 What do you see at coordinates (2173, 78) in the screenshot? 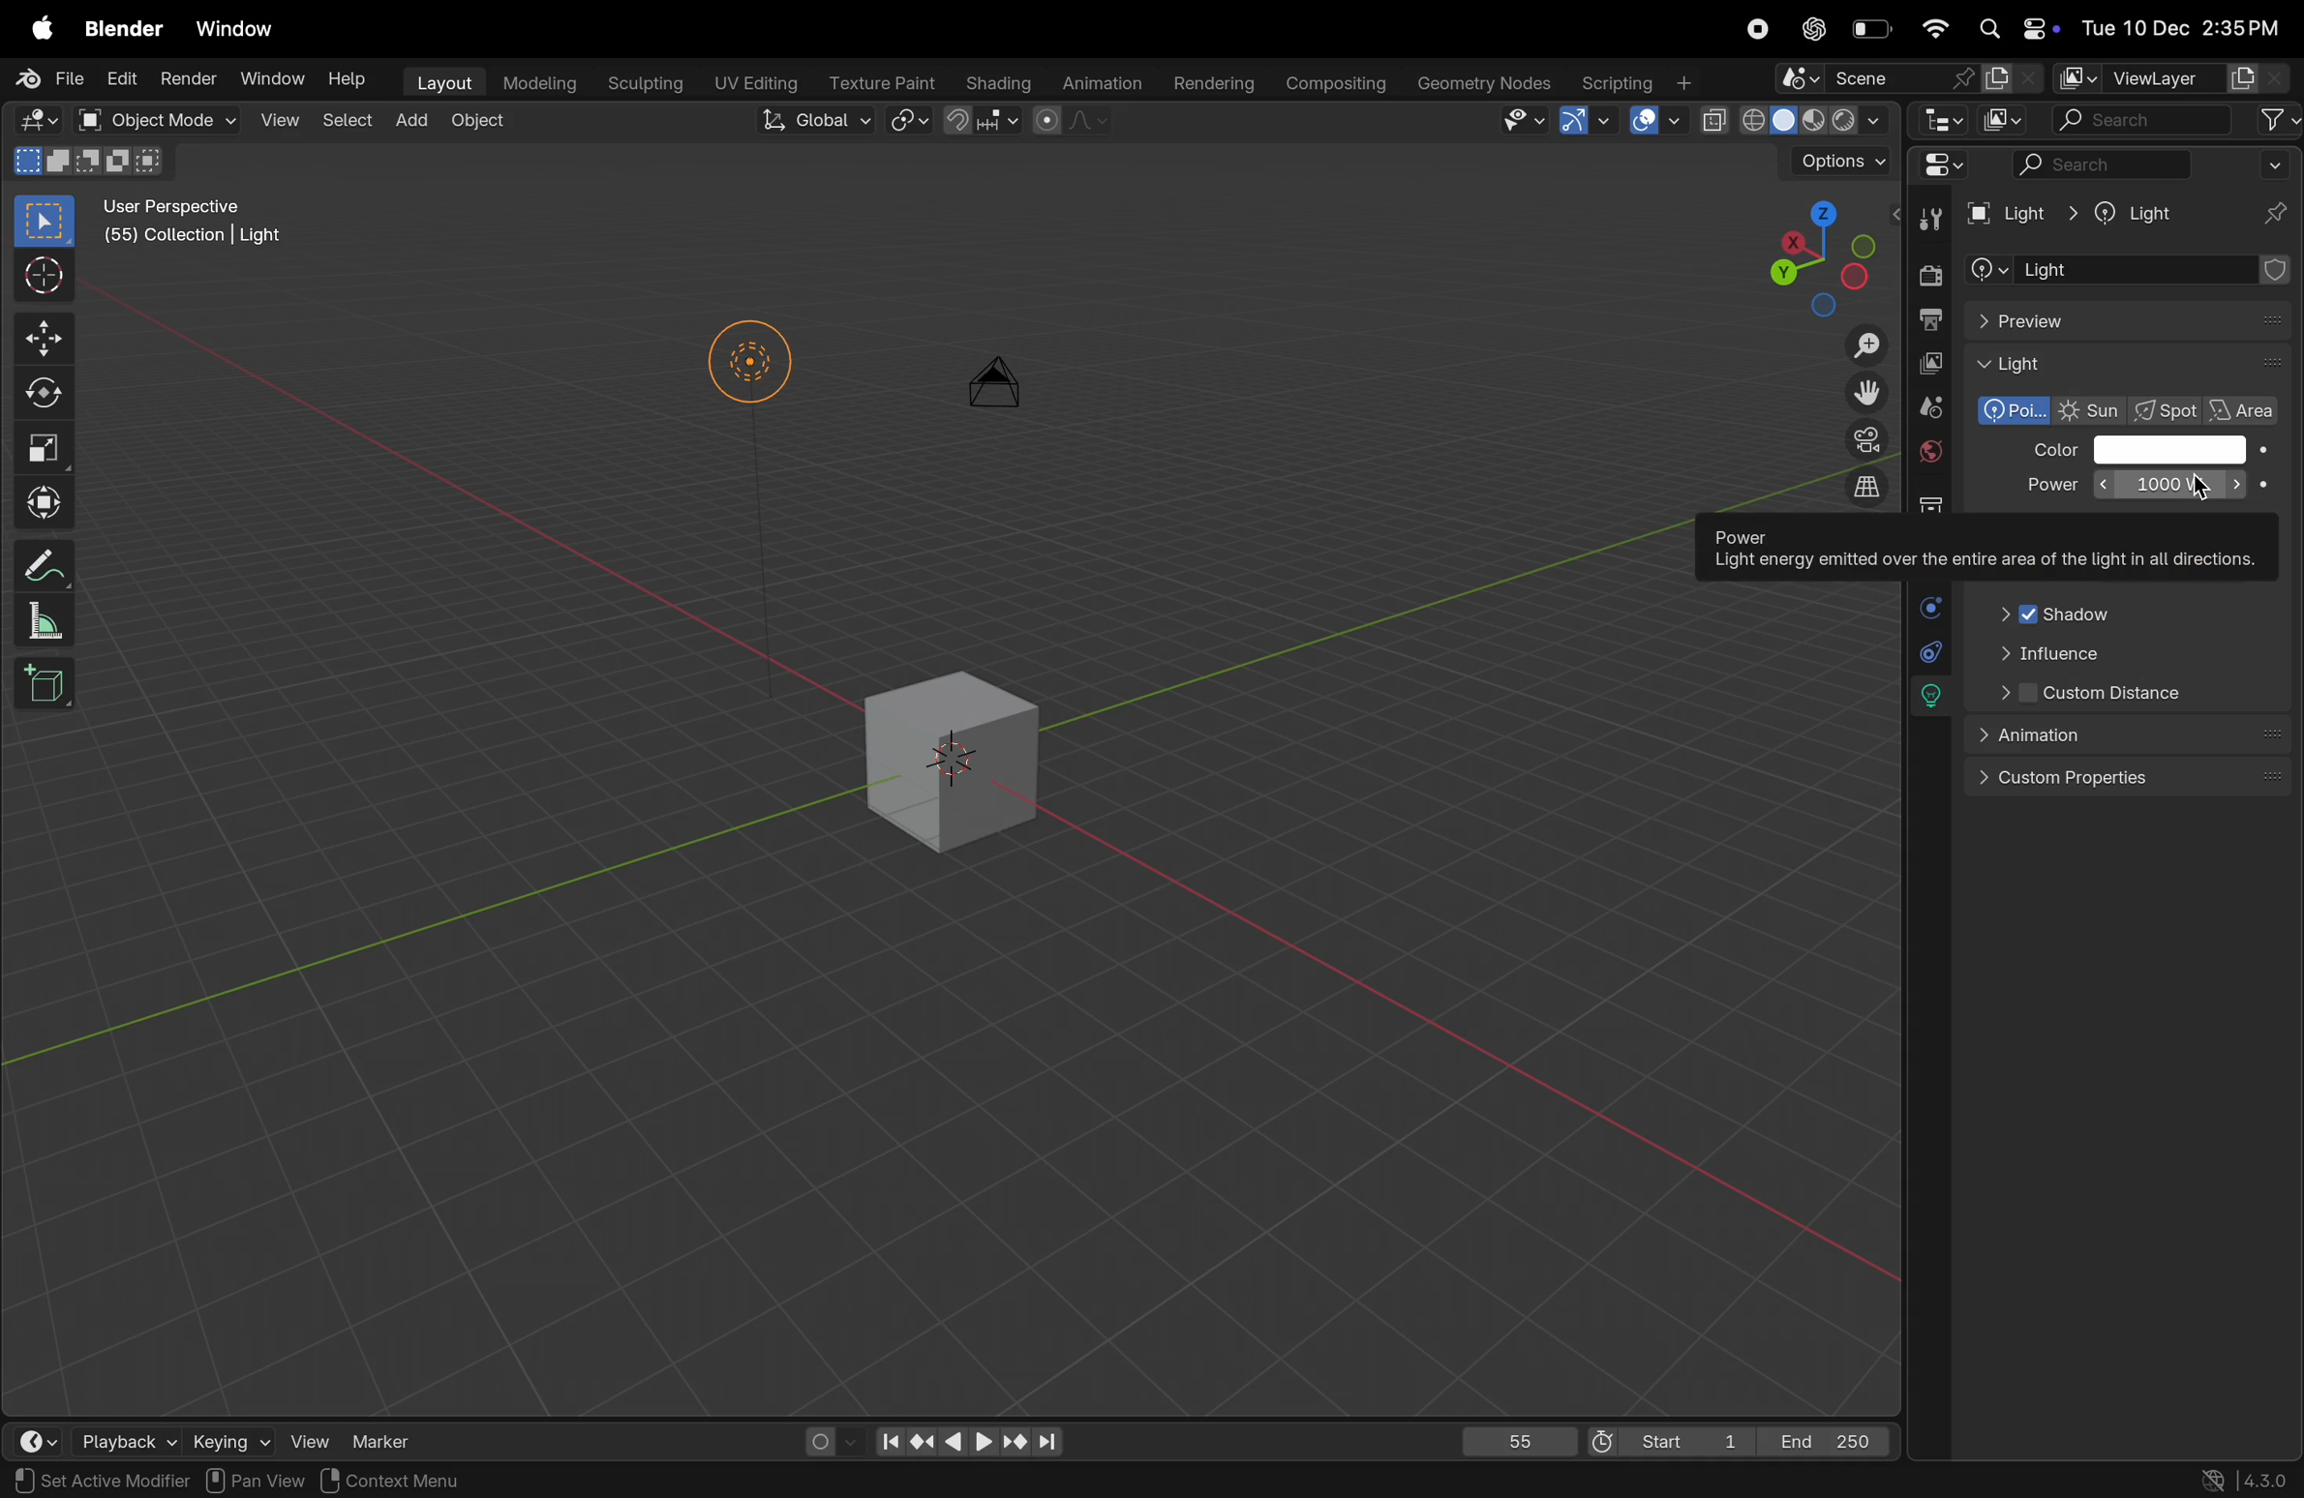
I see `view layer` at bounding box center [2173, 78].